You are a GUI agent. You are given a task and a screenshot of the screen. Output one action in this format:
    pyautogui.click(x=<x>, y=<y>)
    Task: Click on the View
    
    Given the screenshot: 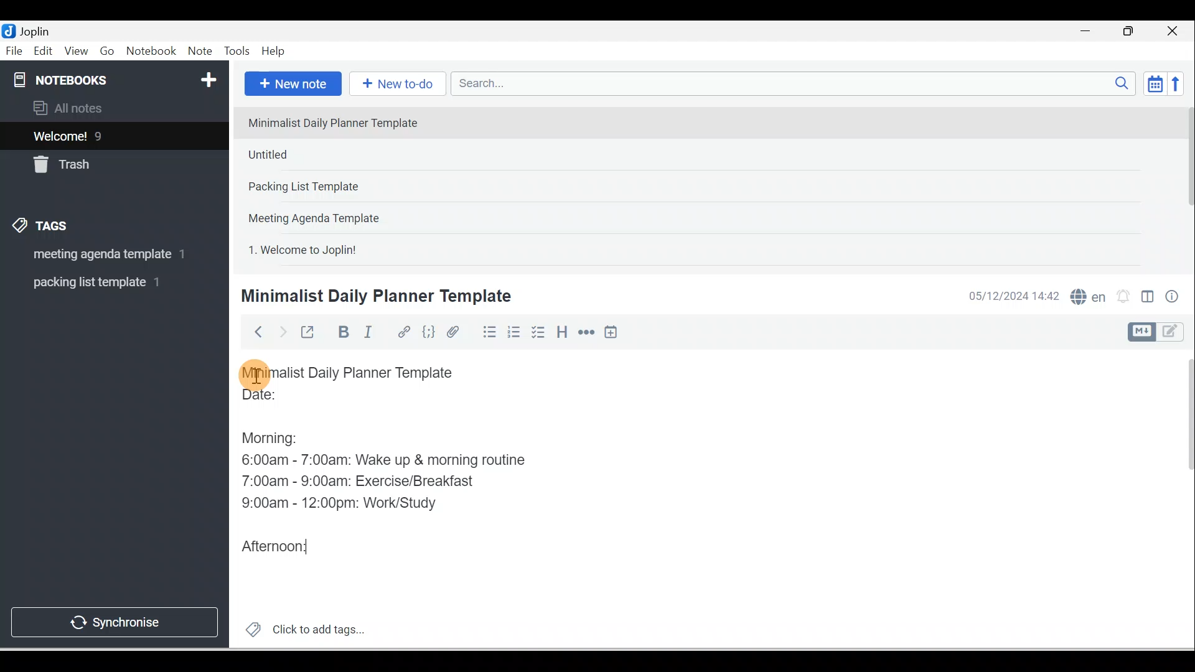 What is the action you would take?
    pyautogui.click(x=76, y=52)
    